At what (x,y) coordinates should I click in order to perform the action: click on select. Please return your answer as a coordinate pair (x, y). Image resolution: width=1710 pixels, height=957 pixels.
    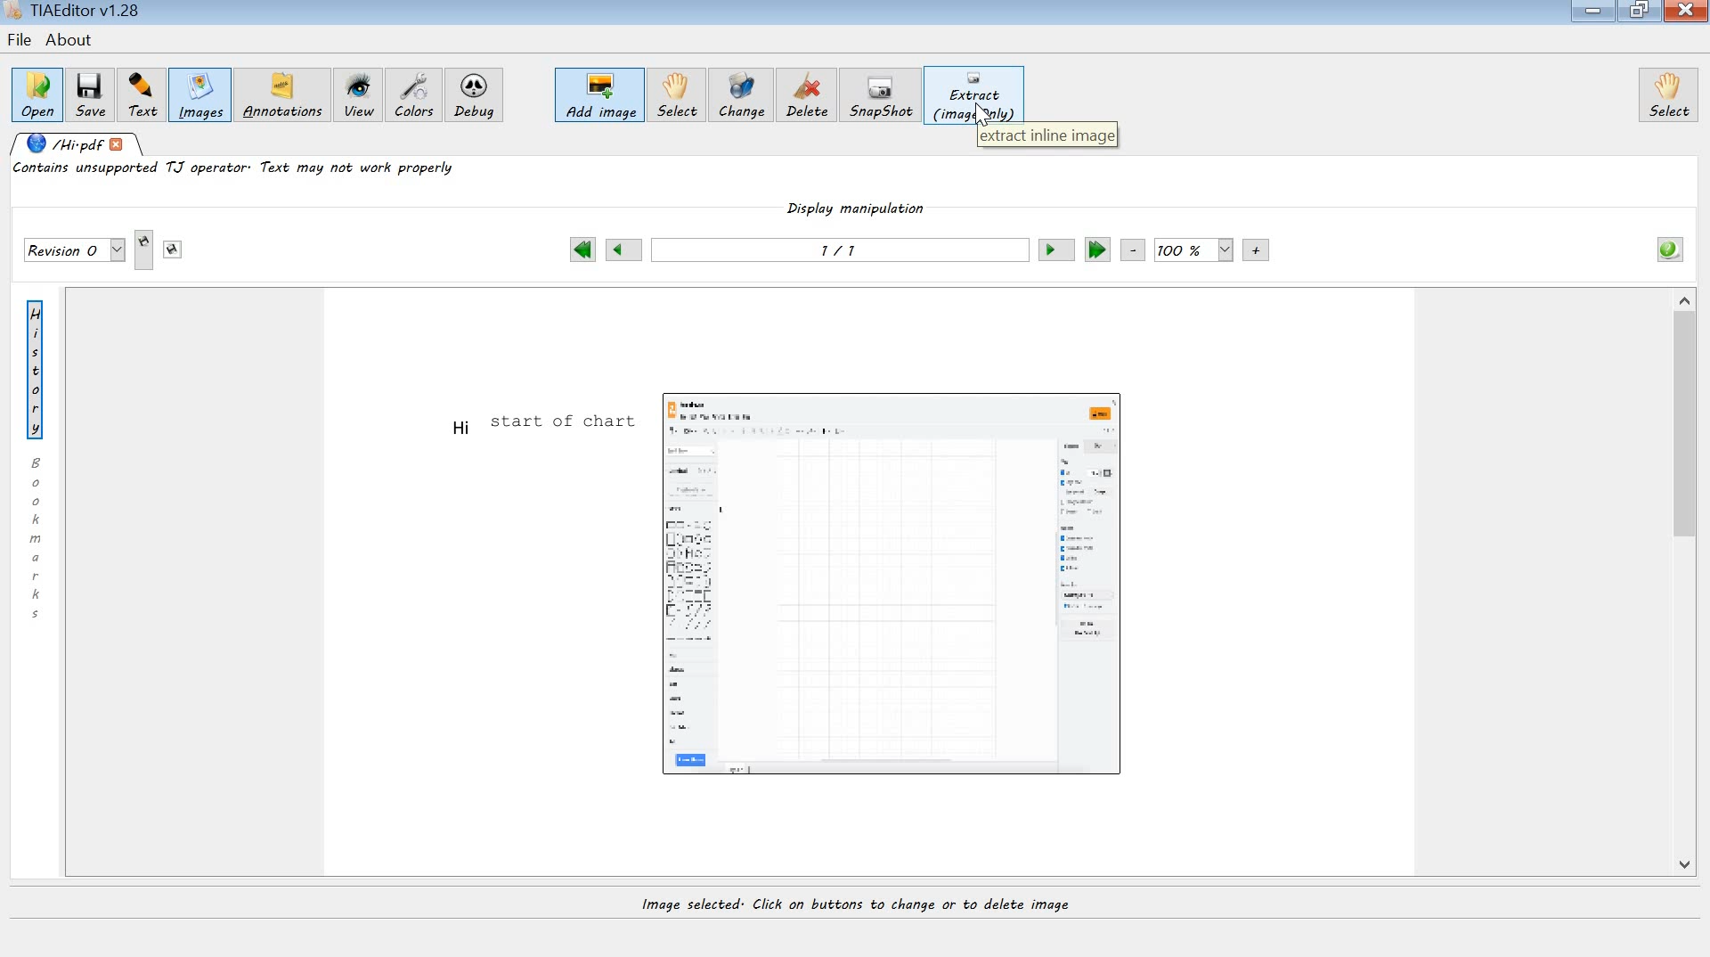
    Looking at the image, I should click on (676, 96).